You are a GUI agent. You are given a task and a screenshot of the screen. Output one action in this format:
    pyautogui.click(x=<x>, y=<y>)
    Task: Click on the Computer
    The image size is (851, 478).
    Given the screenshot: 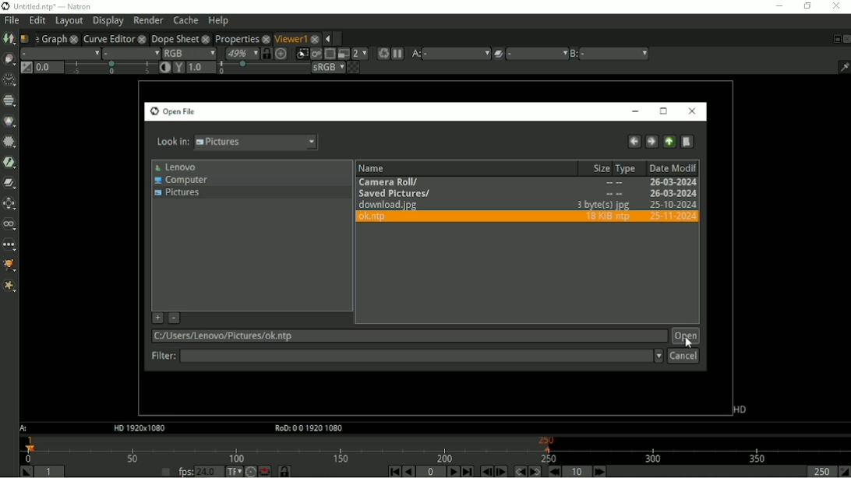 What is the action you would take?
    pyautogui.click(x=182, y=181)
    